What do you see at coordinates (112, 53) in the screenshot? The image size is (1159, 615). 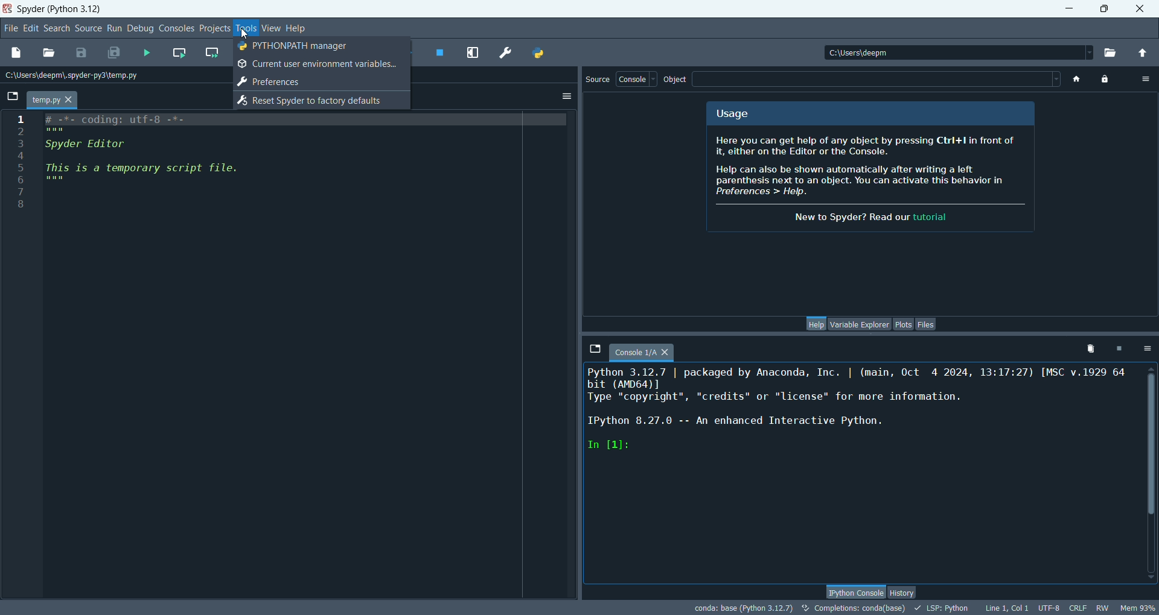 I see `save all files` at bounding box center [112, 53].